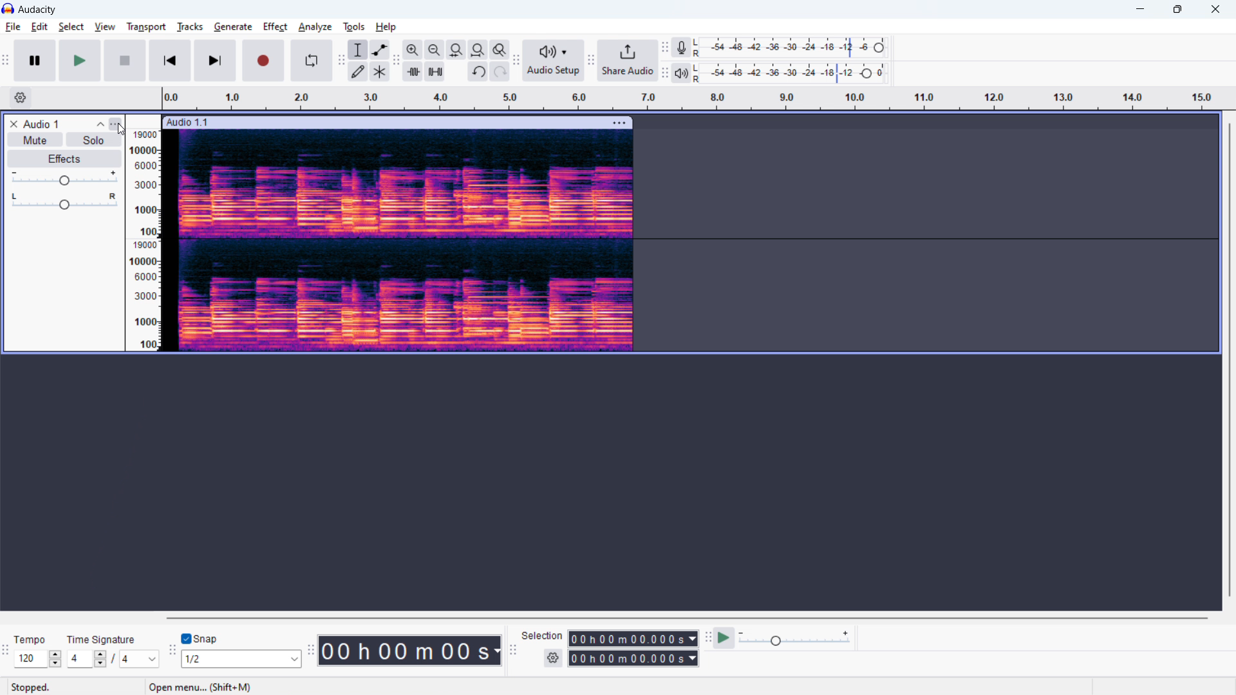  Describe the element at coordinates (38, 10) in the screenshot. I see `title` at that location.